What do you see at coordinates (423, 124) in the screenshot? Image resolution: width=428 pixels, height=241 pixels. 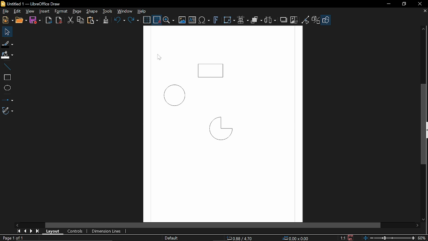 I see `Vertical scrollbar` at bounding box center [423, 124].